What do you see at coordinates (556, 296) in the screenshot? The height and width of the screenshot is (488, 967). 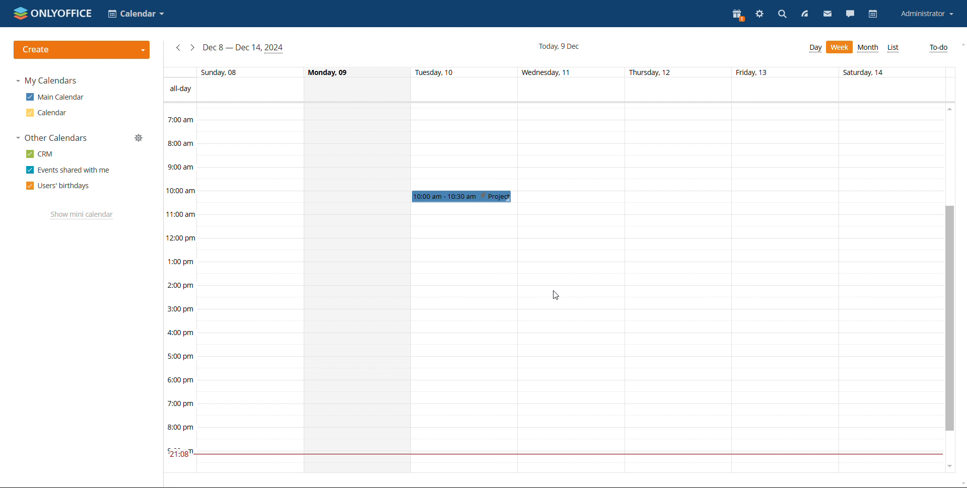 I see `cursor` at bounding box center [556, 296].